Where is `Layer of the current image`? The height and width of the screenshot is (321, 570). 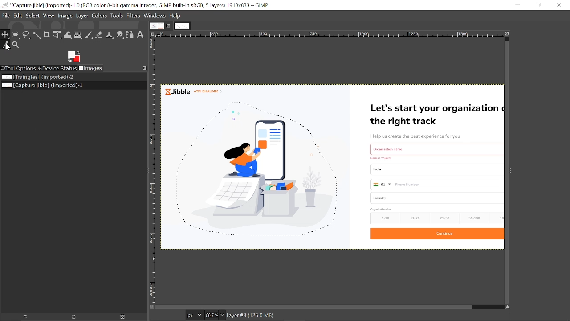 Layer of the current image is located at coordinates (250, 316).